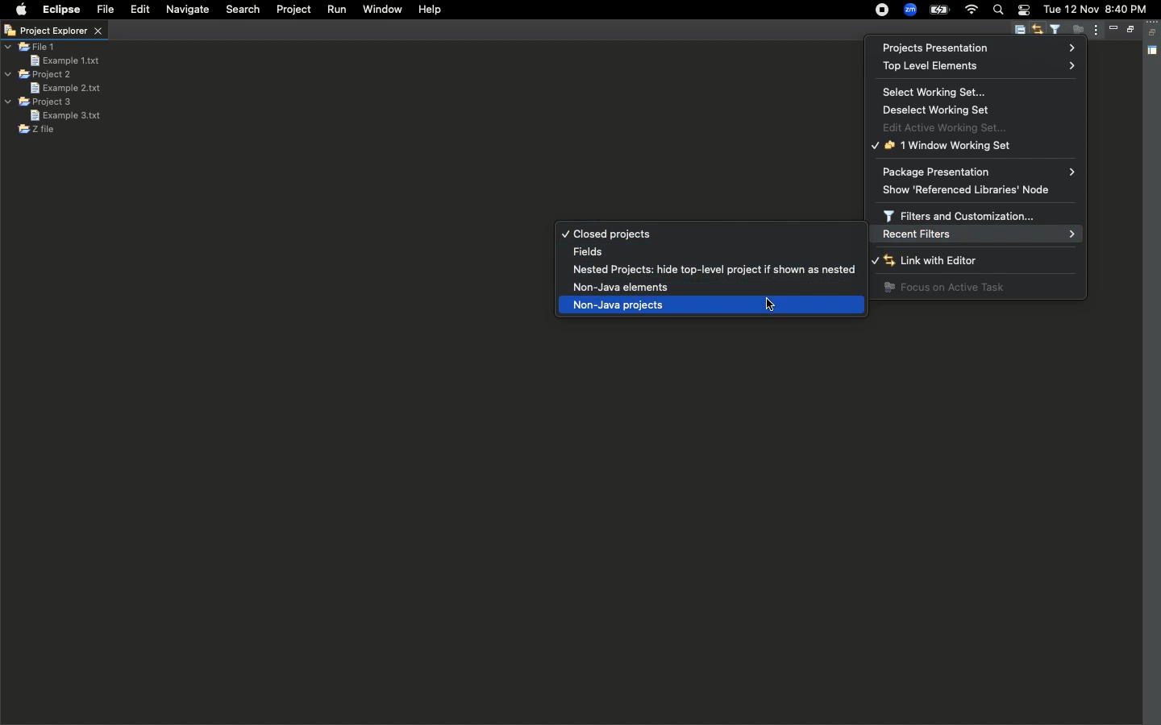 The image size is (1161, 725). What do you see at coordinates (979, 234) in the screenshot?
I see `Recent filters` at bounding box center [979, 234].